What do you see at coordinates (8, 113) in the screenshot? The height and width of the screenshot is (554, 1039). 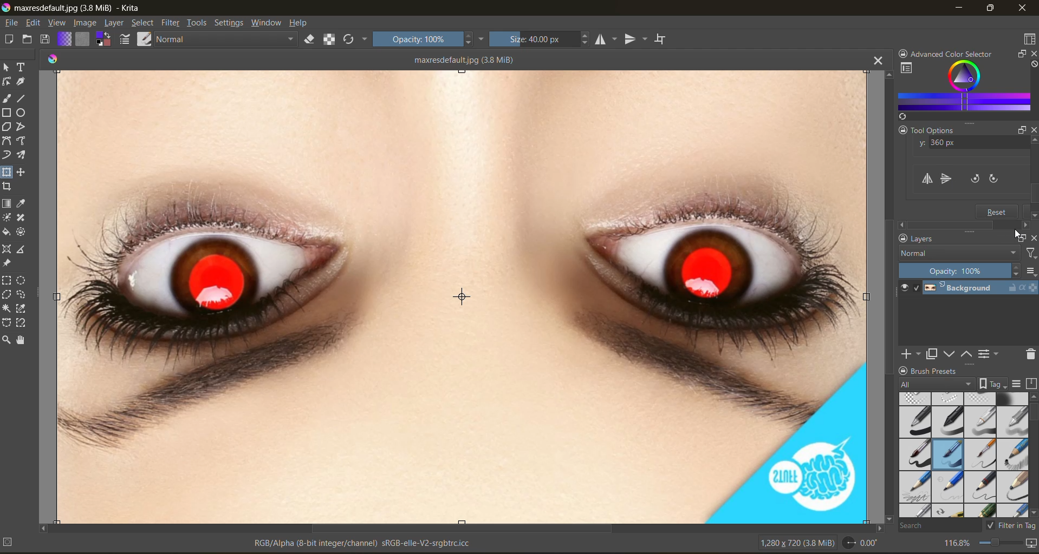 I see `tool` at bounding box center [8, 113].